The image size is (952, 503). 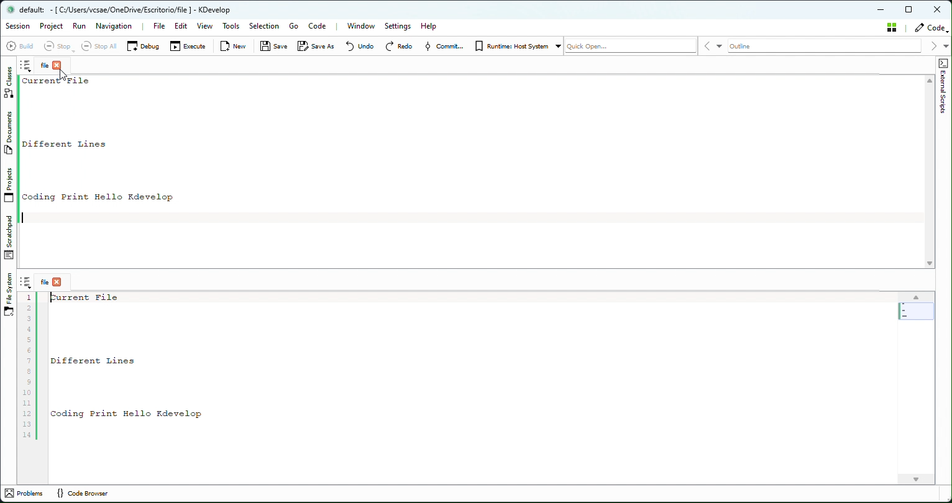 What do you see at coordinates (517, 47) in the screenshot?
I see `Runtime` at bounding box center [517, 47].